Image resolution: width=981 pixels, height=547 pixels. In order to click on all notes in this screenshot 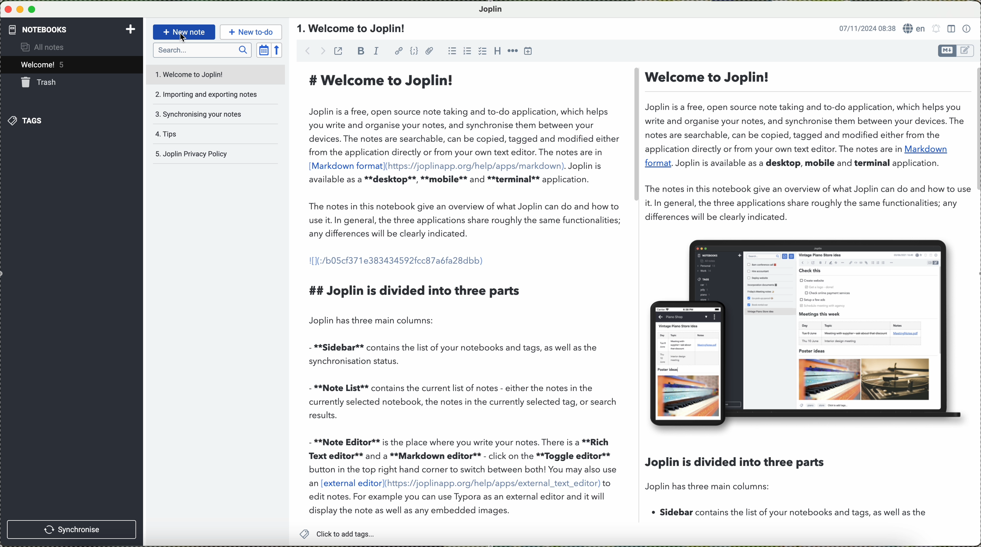, I will do `click(49, 48)`.